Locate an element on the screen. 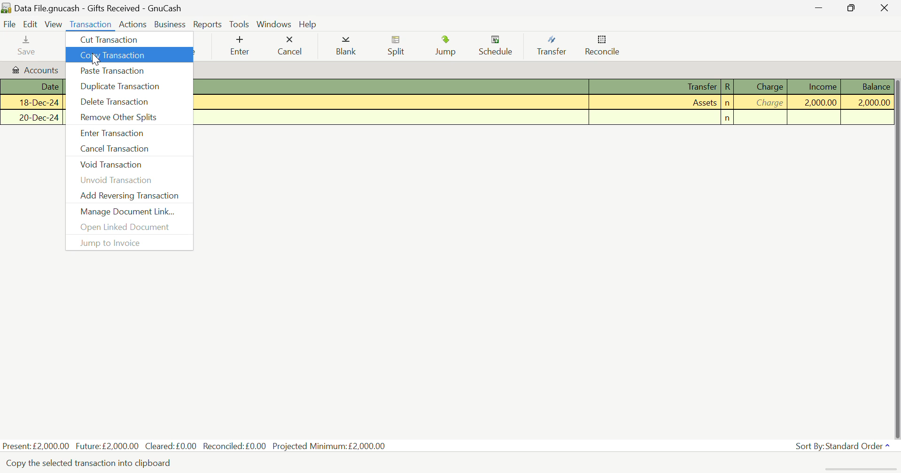 The height and width of the screenshot is (473, 901). Copy the selected transaction into clipboard is located at coordinates (97, 463).